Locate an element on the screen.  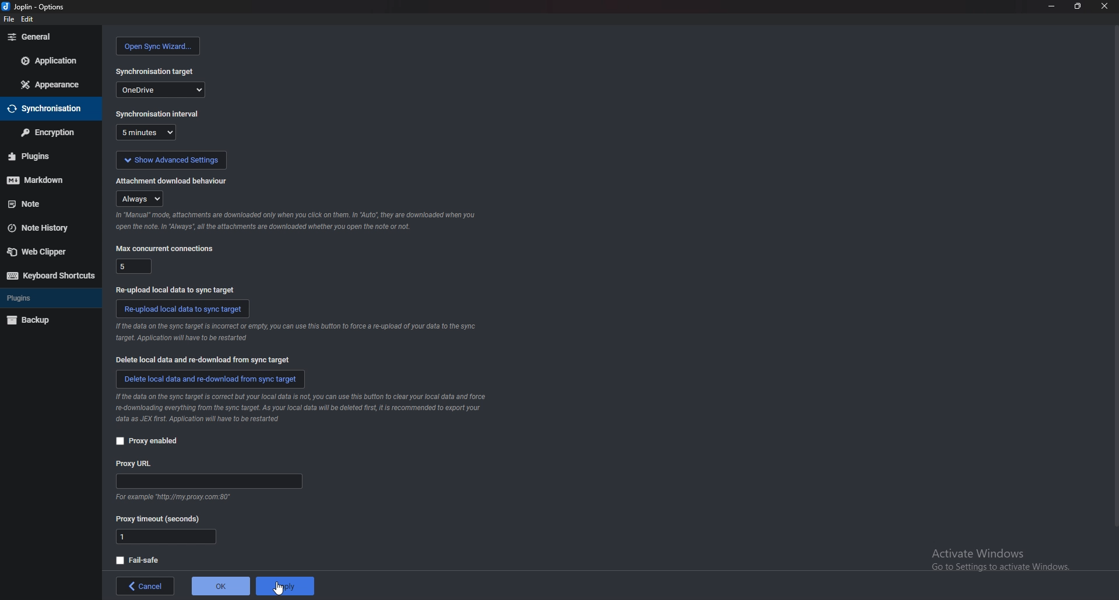
show advanced settings is located at coordinates (171, 160).